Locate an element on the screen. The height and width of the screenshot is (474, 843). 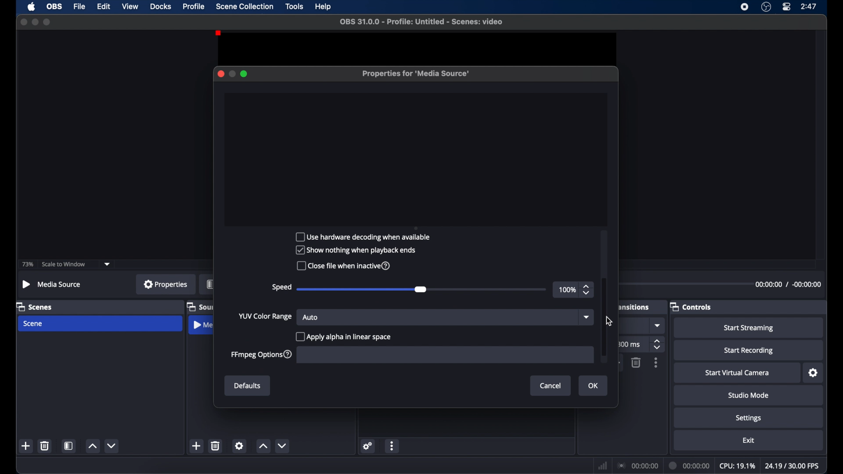
cpu is located at coordinates (737, 466).